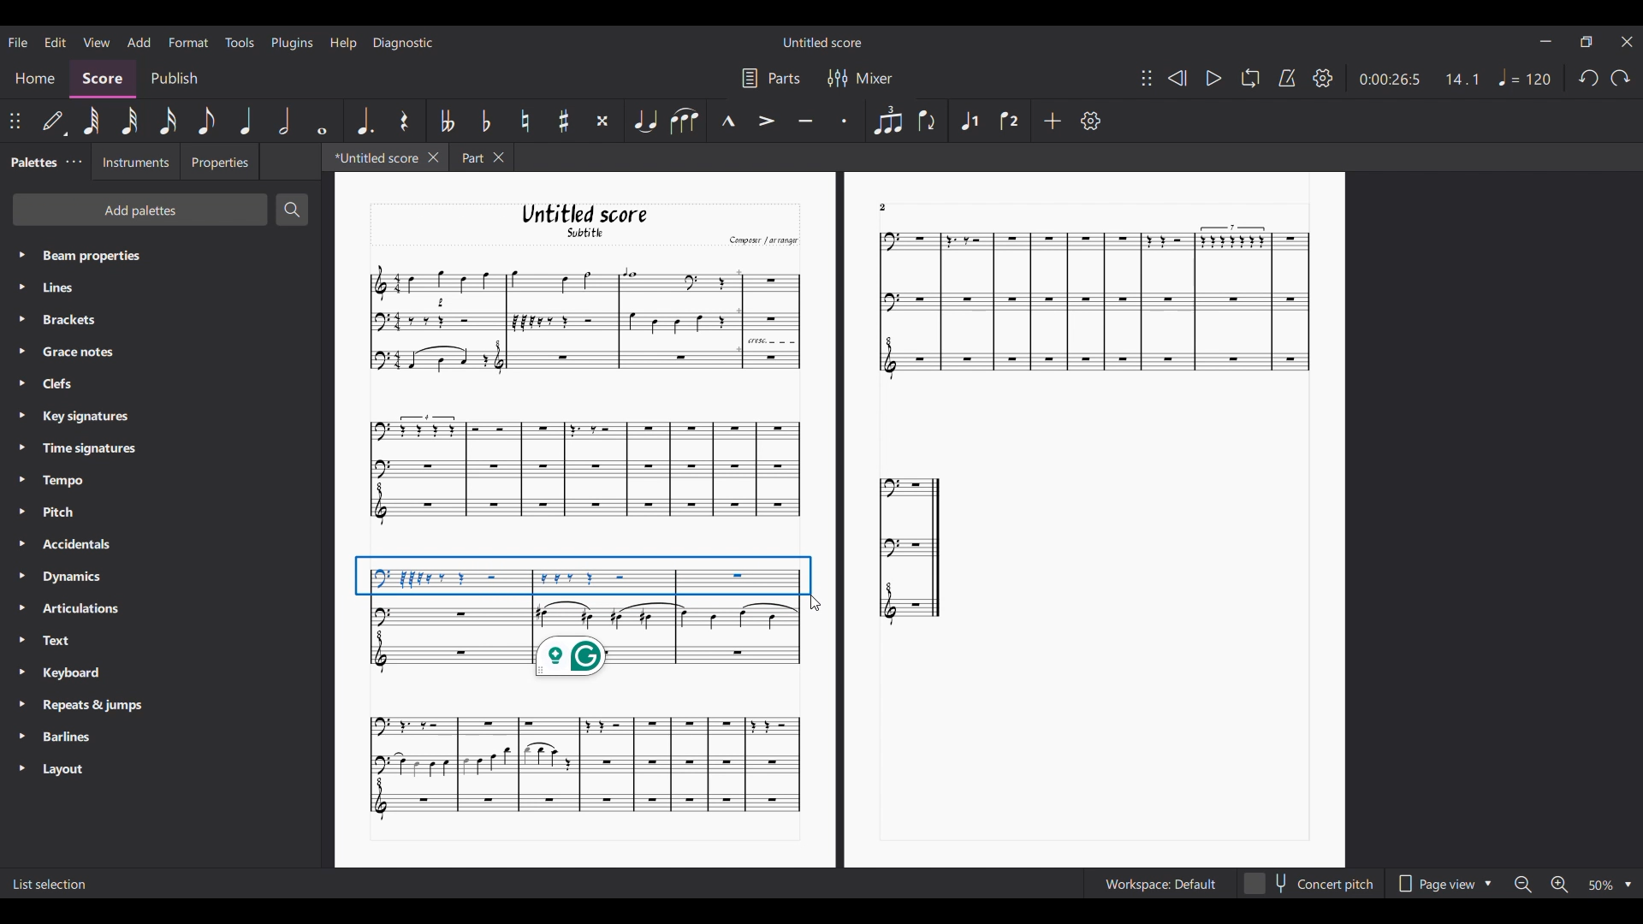 The width and height of the screenshot is (1643, 924). Describe the element at coordinates (406, 121) in the screenshot. I see `Rest` at that location.